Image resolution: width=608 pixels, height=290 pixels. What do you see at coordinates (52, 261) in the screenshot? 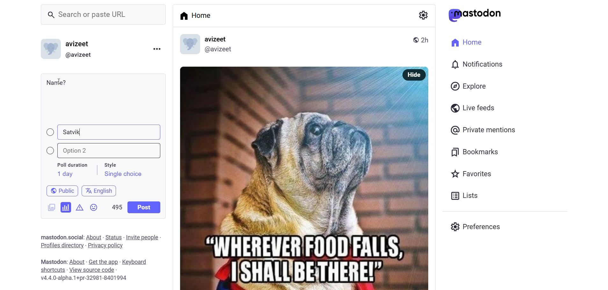
I see `mastodon` at bounding box center [52, 261].